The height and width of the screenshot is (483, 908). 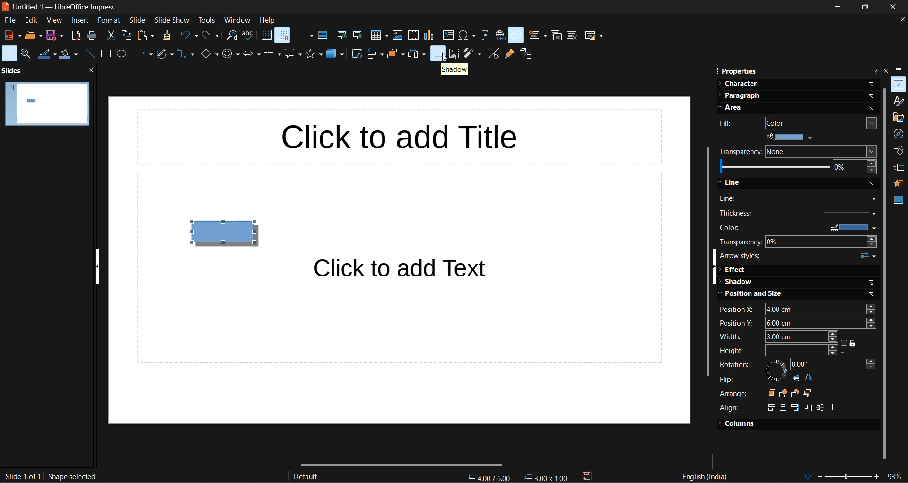 What do you see at coordinates (768, 393) in the screenshot?
I see `bring to front` at bounding box center [768, 393].